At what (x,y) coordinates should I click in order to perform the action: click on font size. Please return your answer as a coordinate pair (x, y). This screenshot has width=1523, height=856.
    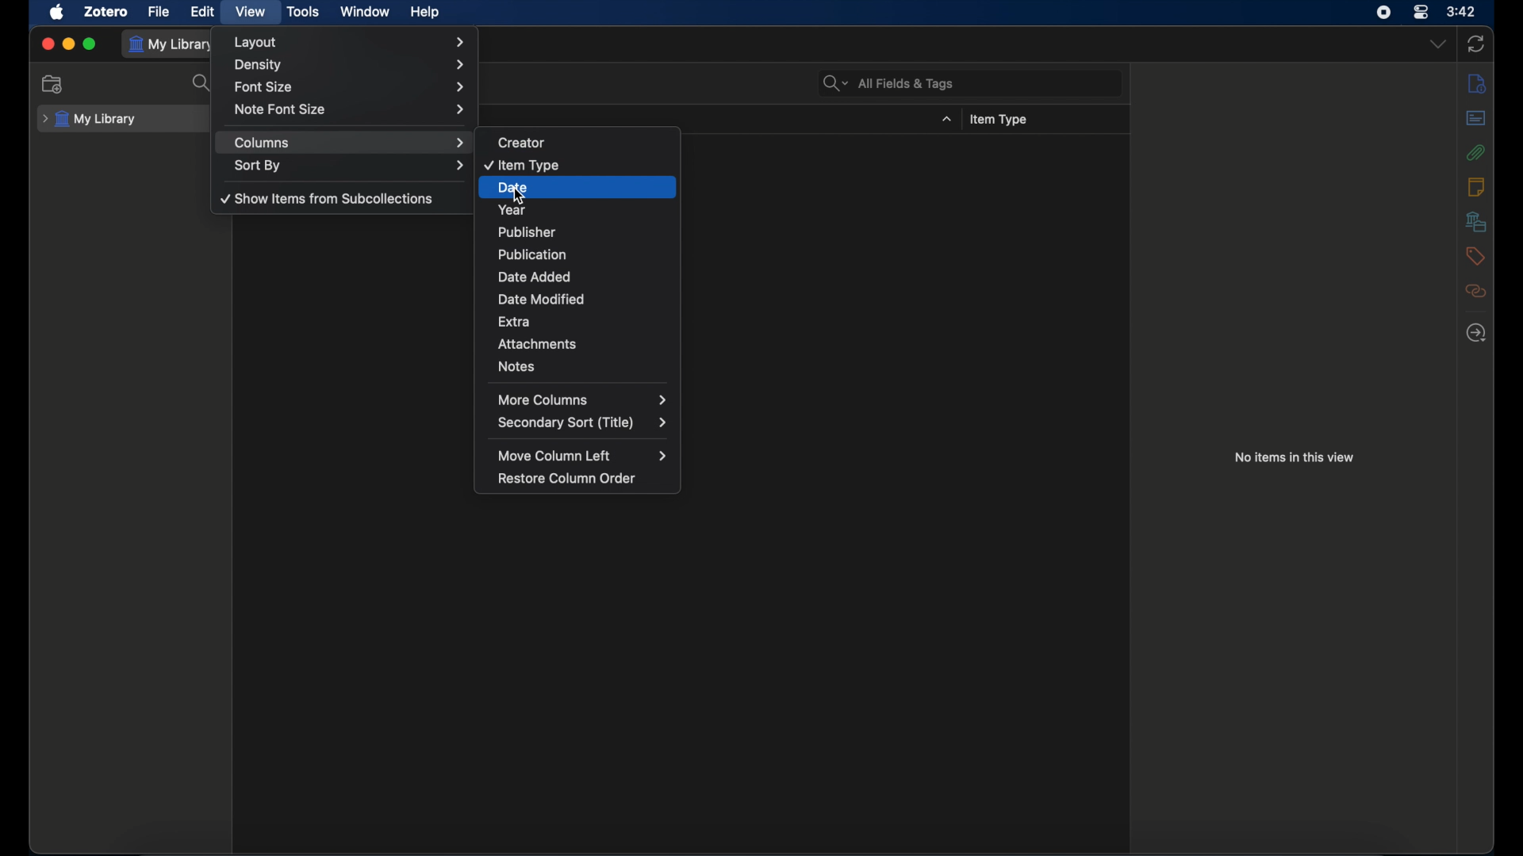
    Looking at the image, I should click on (351, 87).